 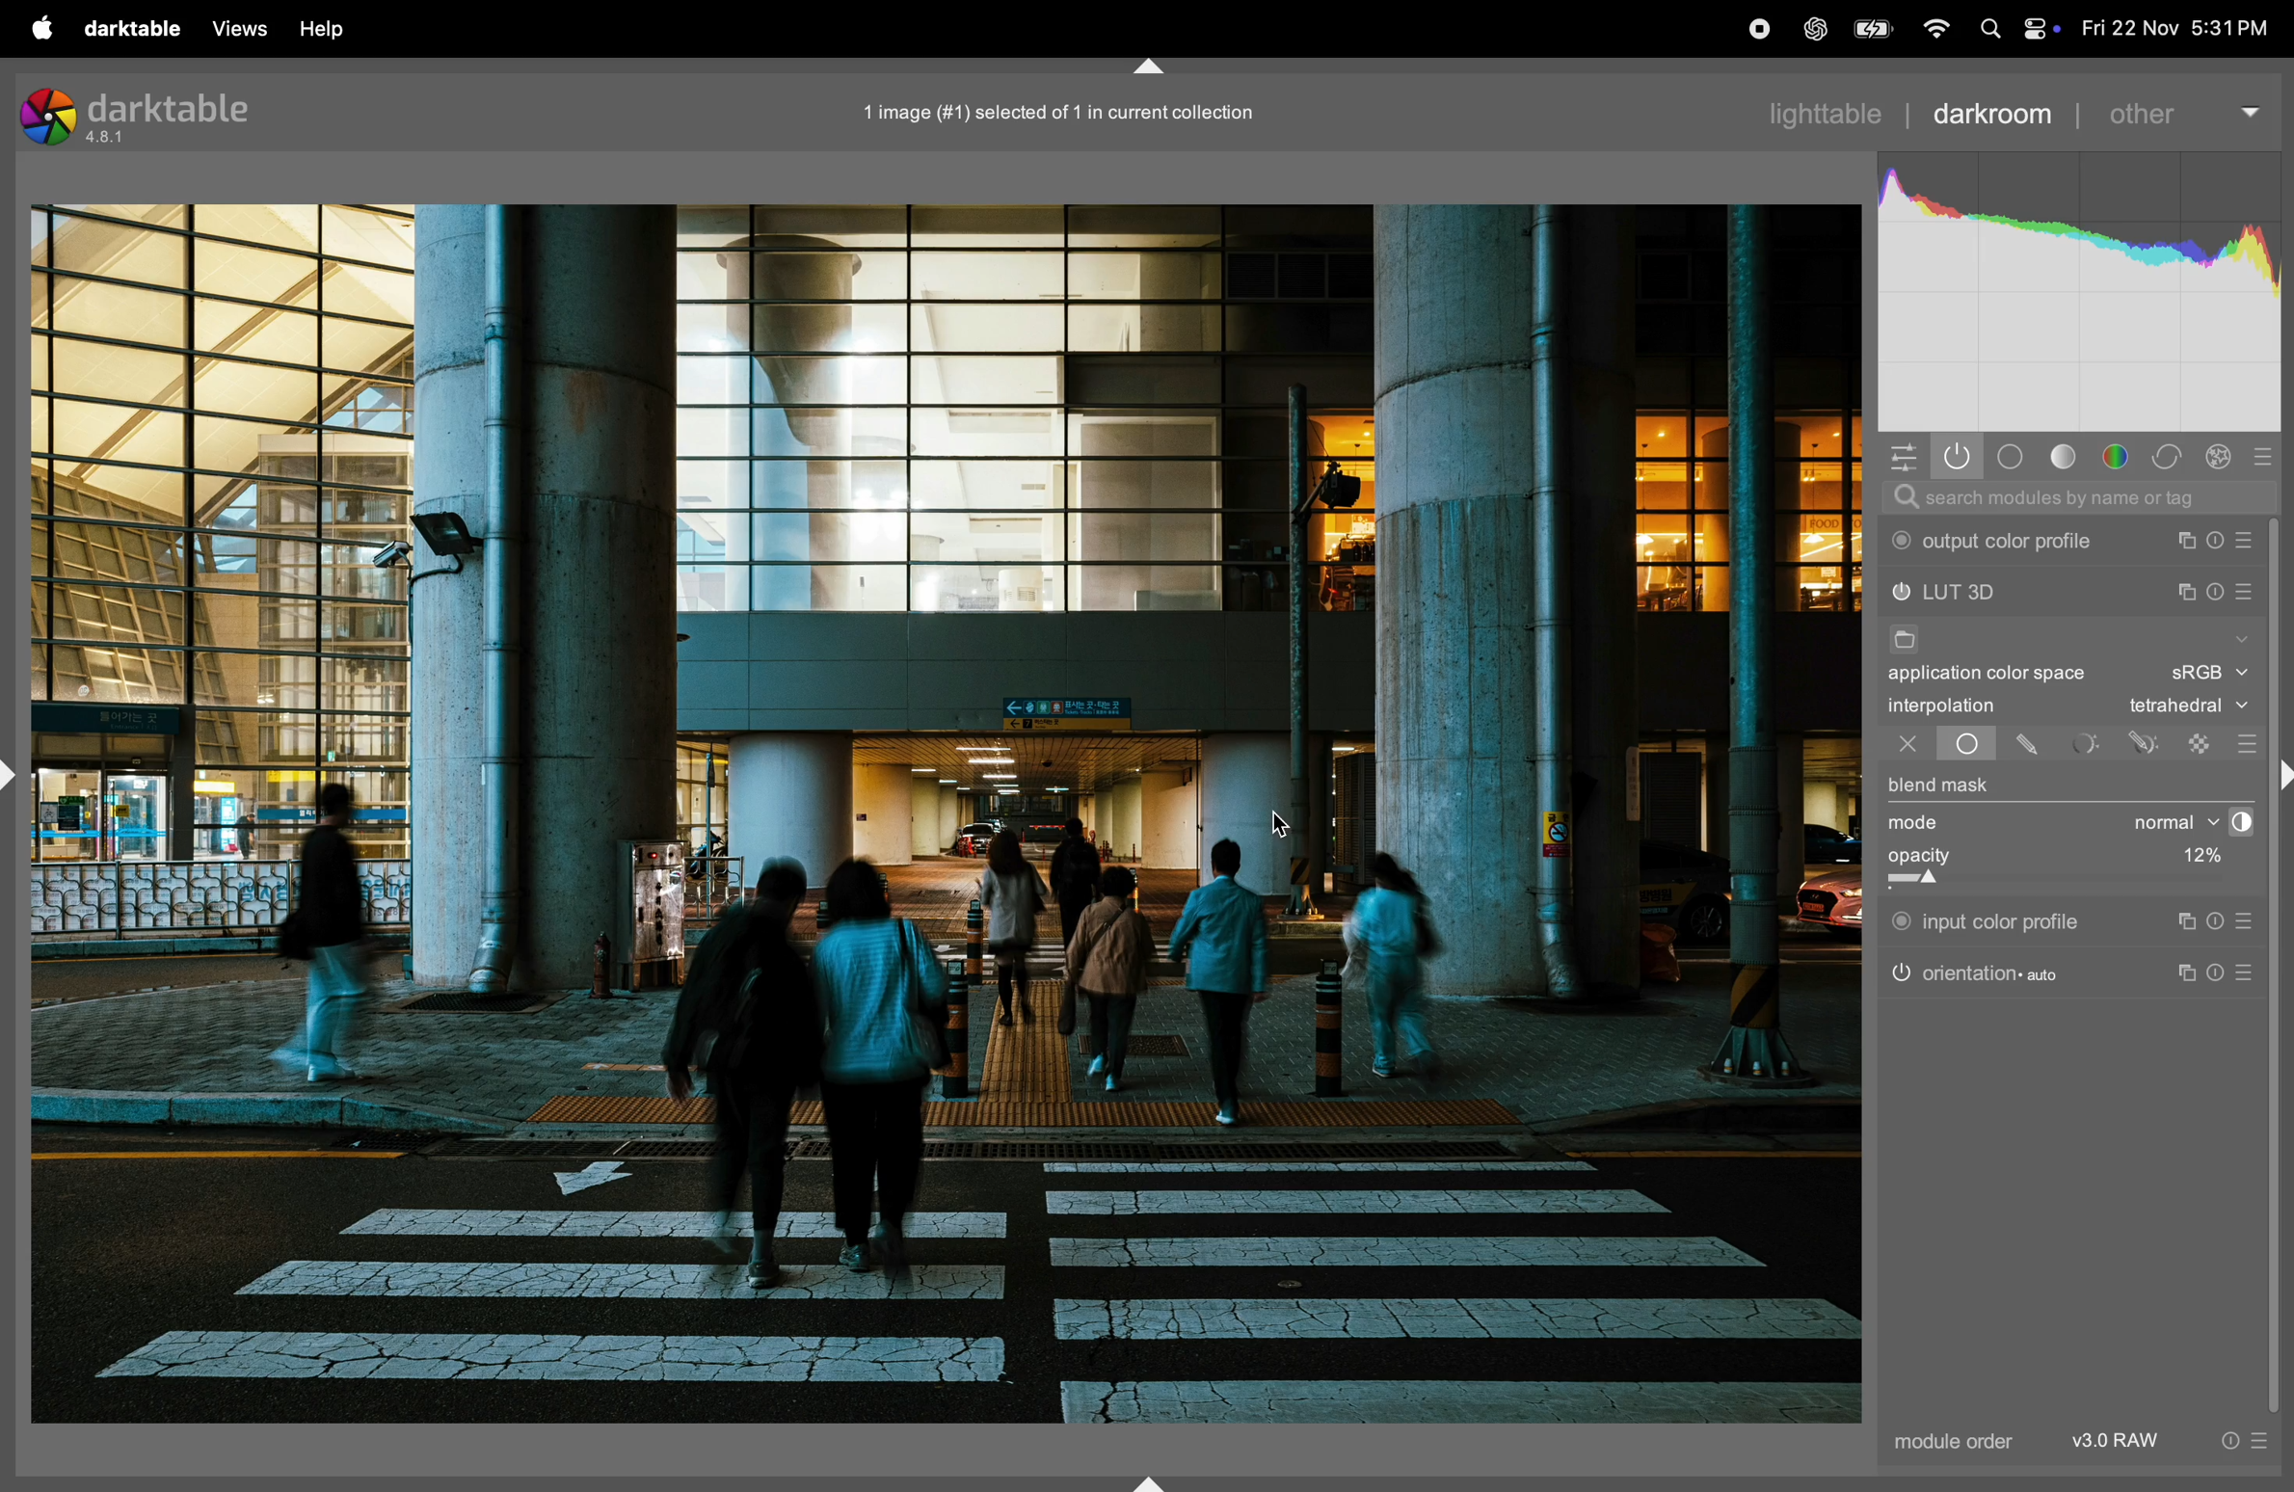 What do you see at coordinates (2172, 457) in the screenshot?
I see `correct` at bounding box center [2172, 457].